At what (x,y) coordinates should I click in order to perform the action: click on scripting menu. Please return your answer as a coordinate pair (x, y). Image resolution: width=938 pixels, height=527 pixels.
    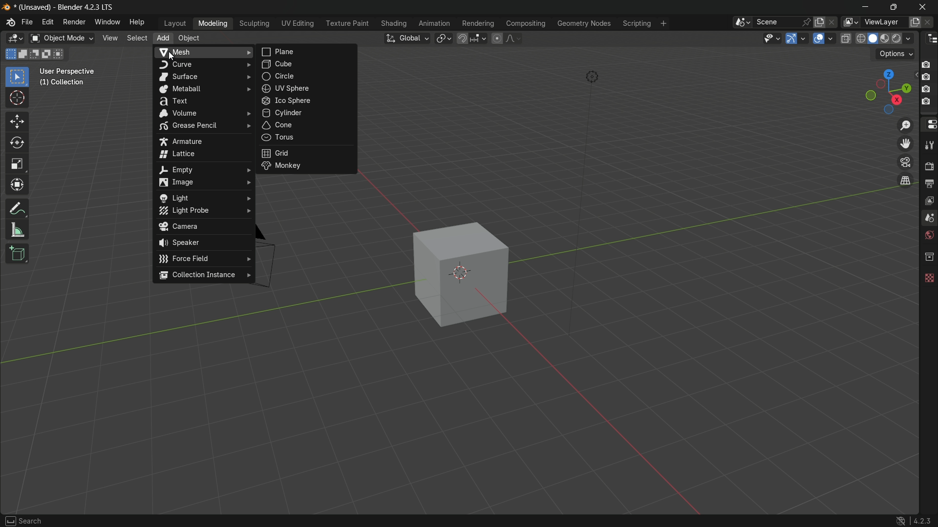
    Looking at the image, I should click on (636, 23).